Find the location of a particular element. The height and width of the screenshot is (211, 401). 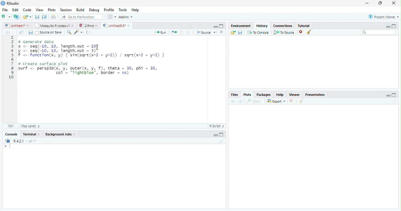

Tutorial is located at coordinates (304, 25).